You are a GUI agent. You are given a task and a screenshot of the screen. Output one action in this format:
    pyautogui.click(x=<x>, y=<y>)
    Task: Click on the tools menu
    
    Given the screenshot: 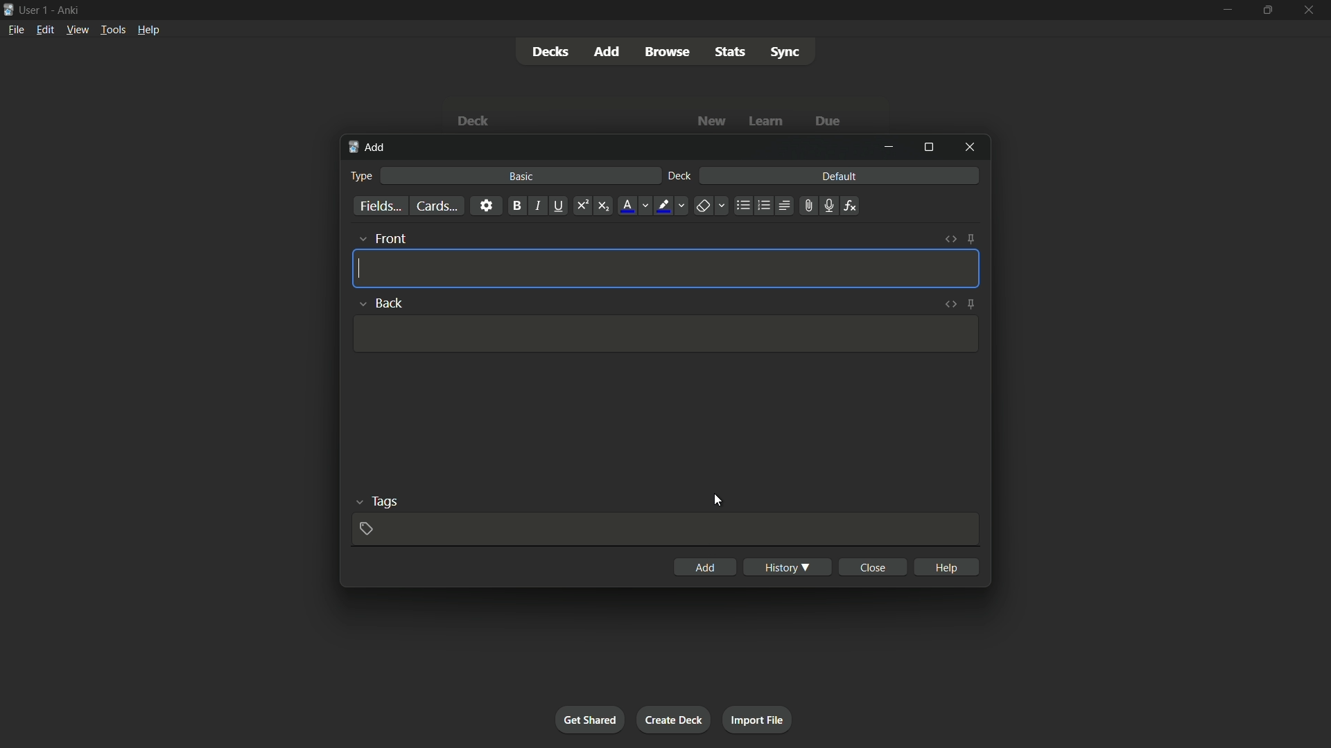 What is the action you would take?
    pyautogui.click(x=113, y=29)
    